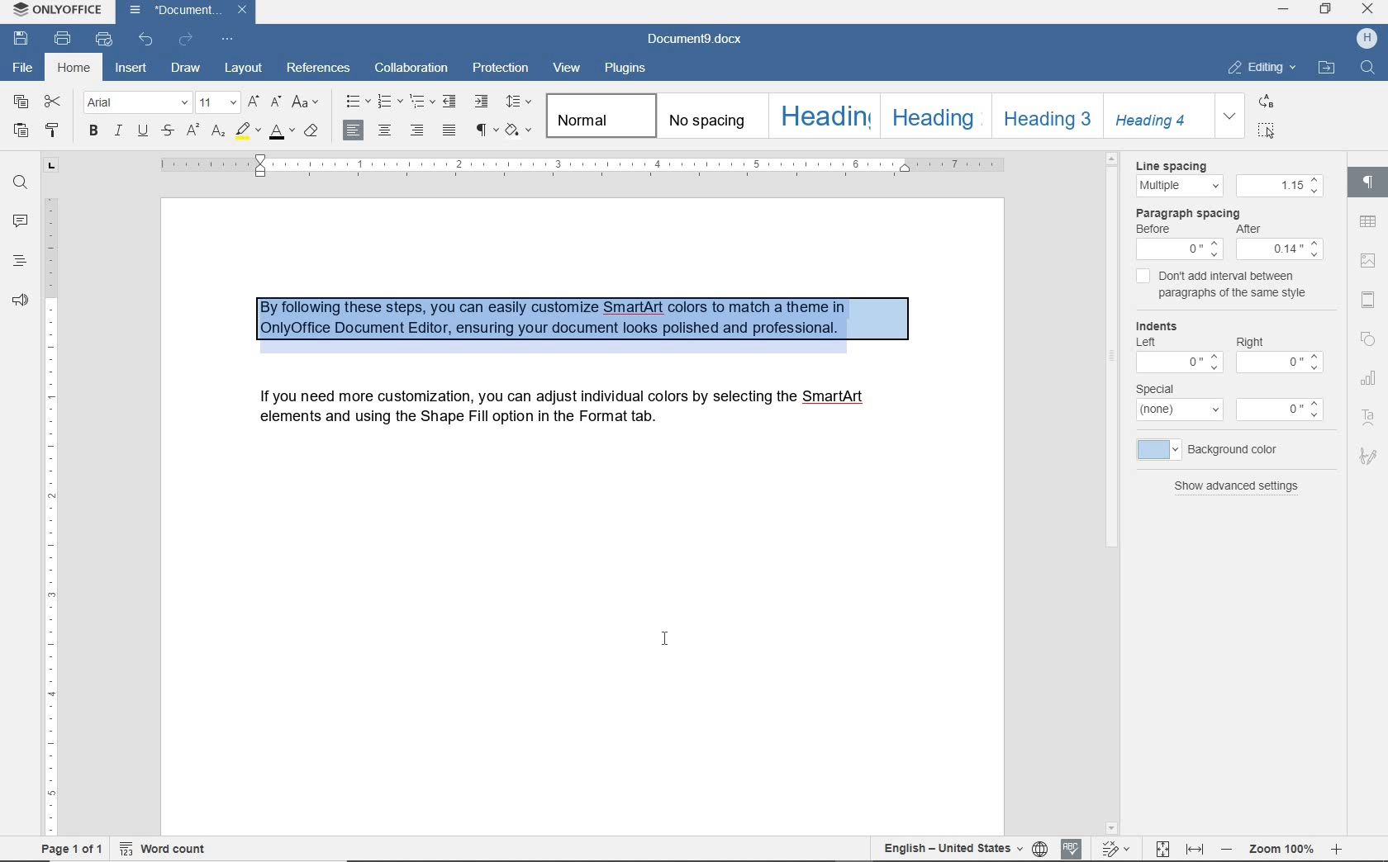  What do you see at coordinates (132, 69) in the screenshot?
I see `insert` at bounding box center [132, 69].